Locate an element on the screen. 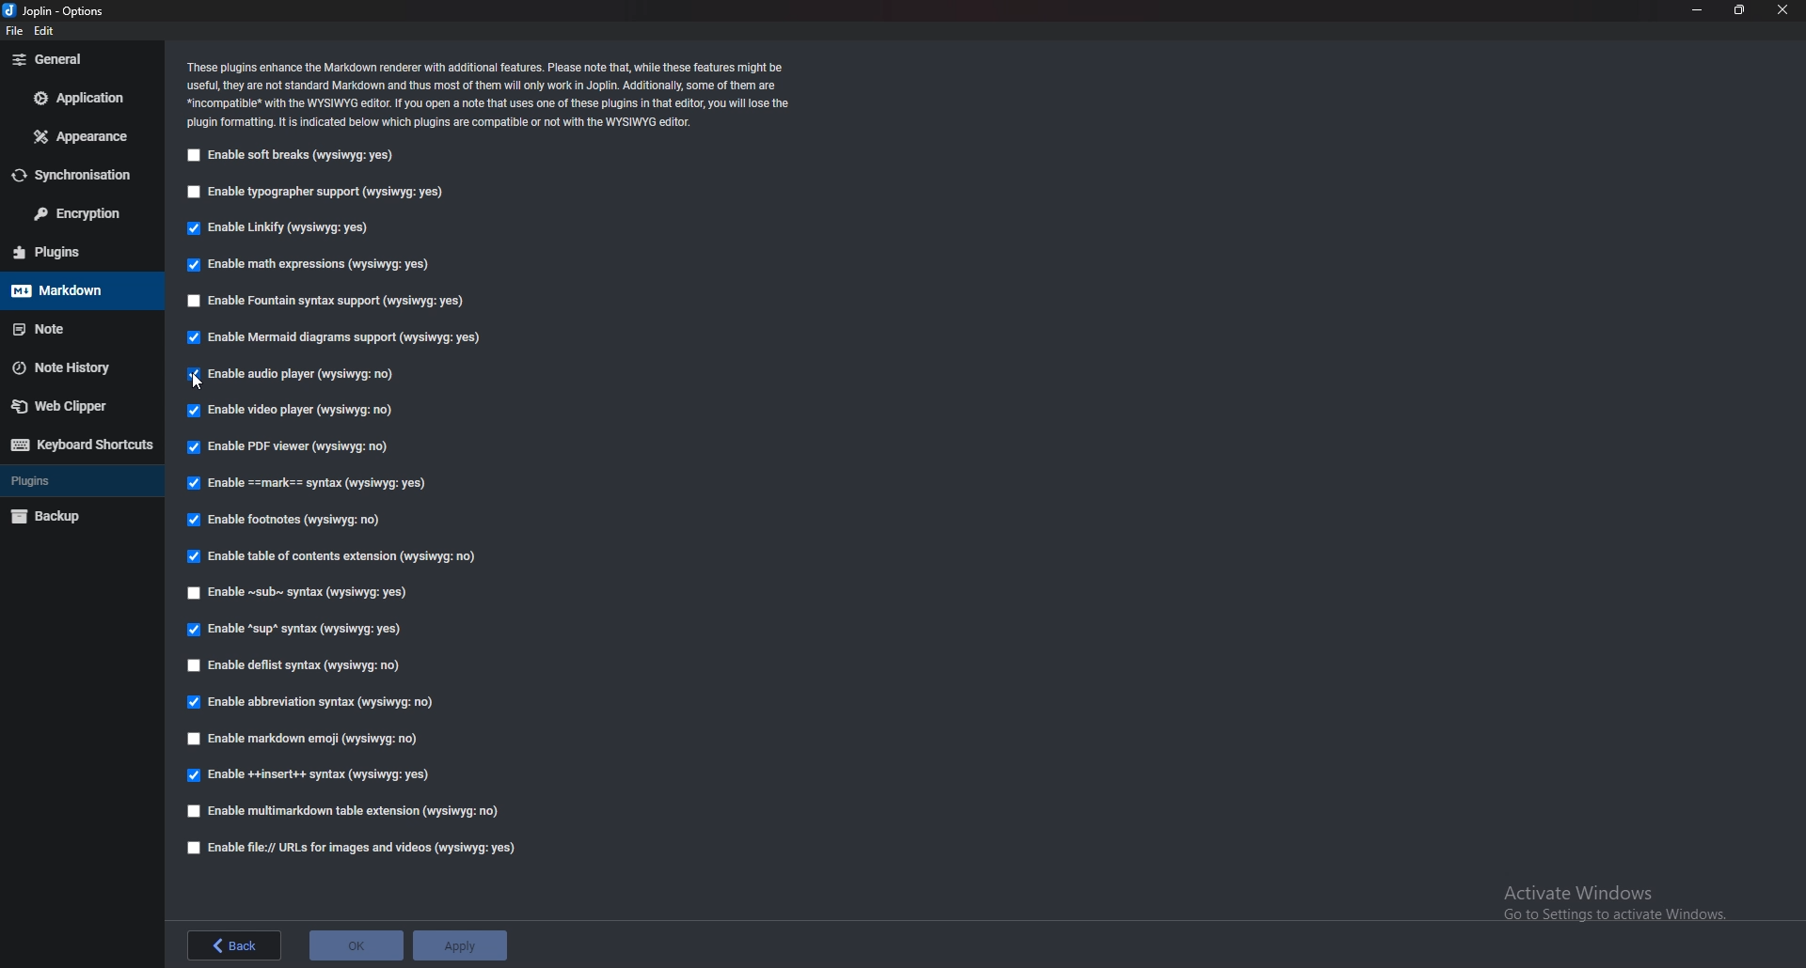 Image resolution: width=1806 pixels, height=968 pixels. cursor is located at coordinates (200, 383).